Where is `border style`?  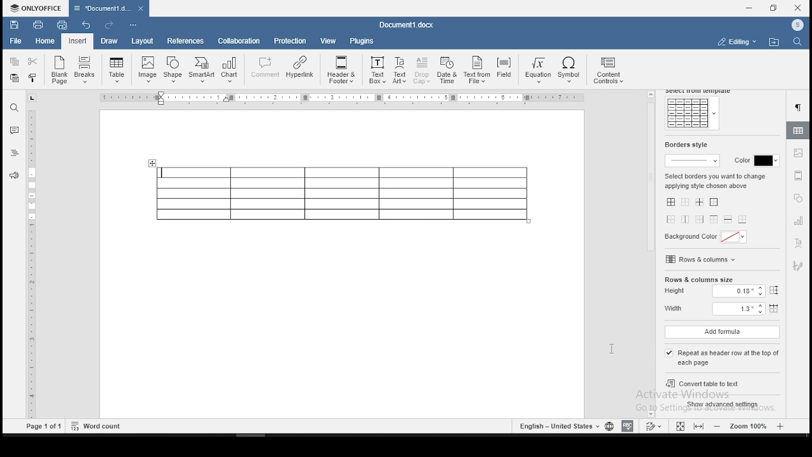 border style is located at coordinates (684, 145).